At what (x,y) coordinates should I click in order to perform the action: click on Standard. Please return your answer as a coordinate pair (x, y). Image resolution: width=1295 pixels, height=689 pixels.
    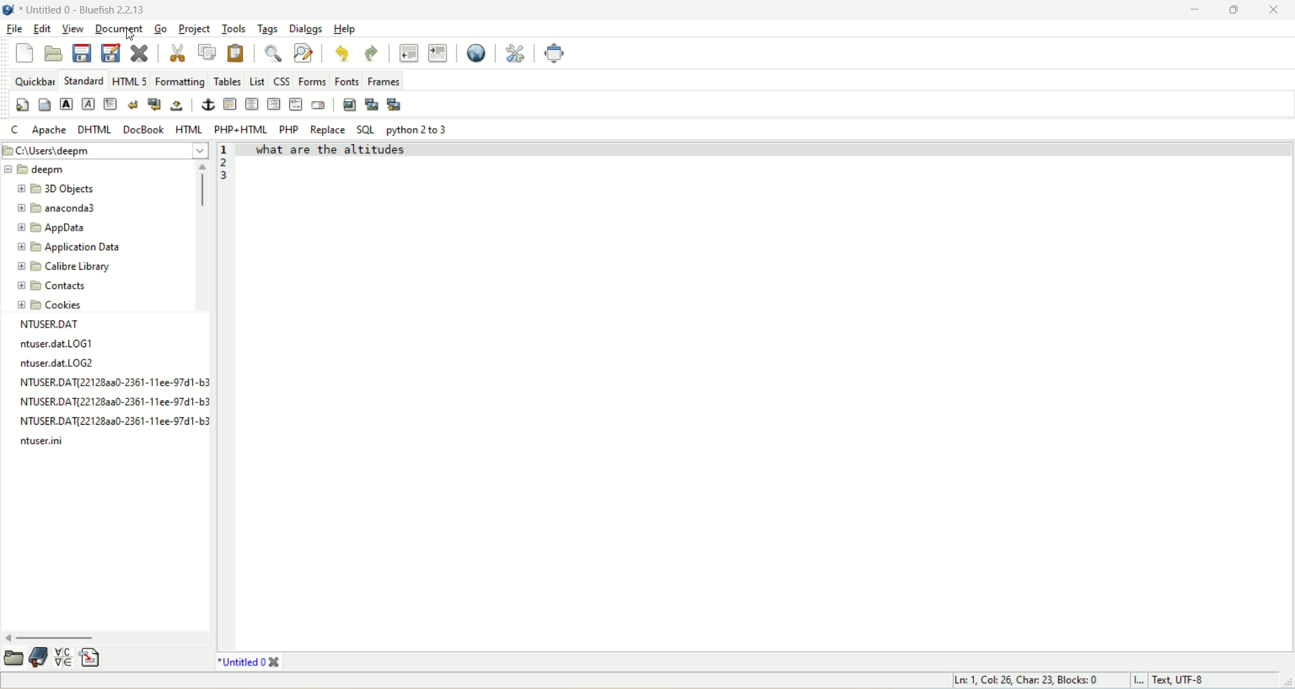
    Looking at the image, I should click on (84, 80).